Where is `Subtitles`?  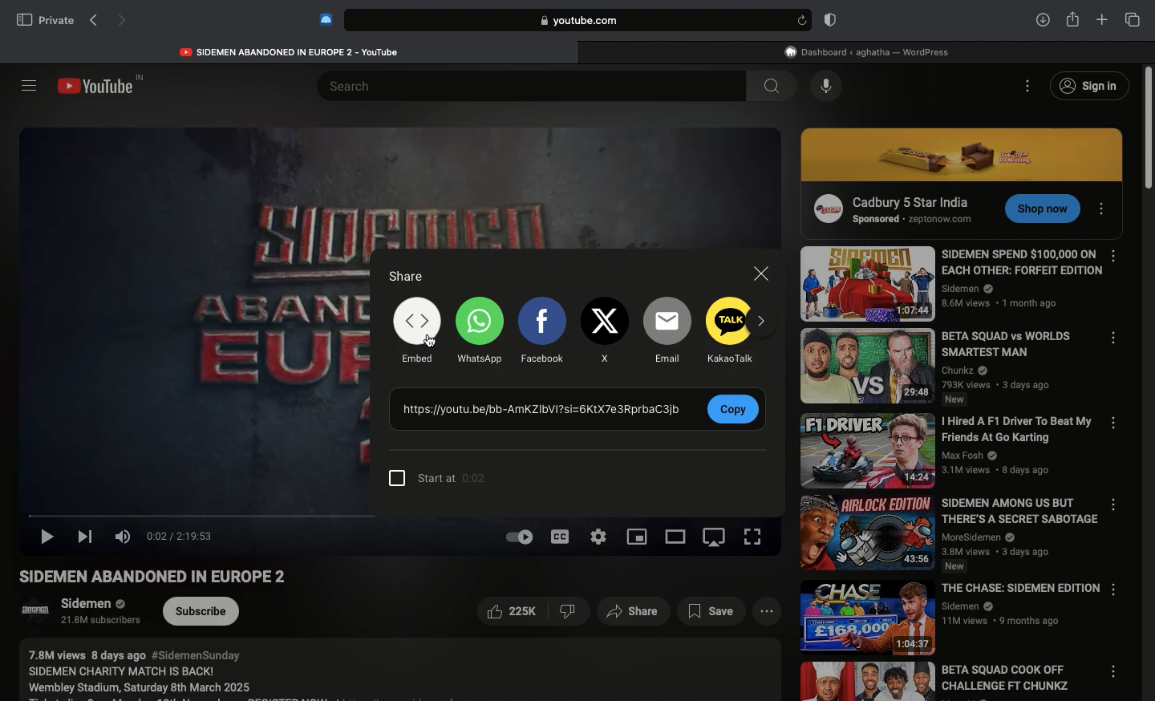
Subtitles is located at coordinates (561, 537).